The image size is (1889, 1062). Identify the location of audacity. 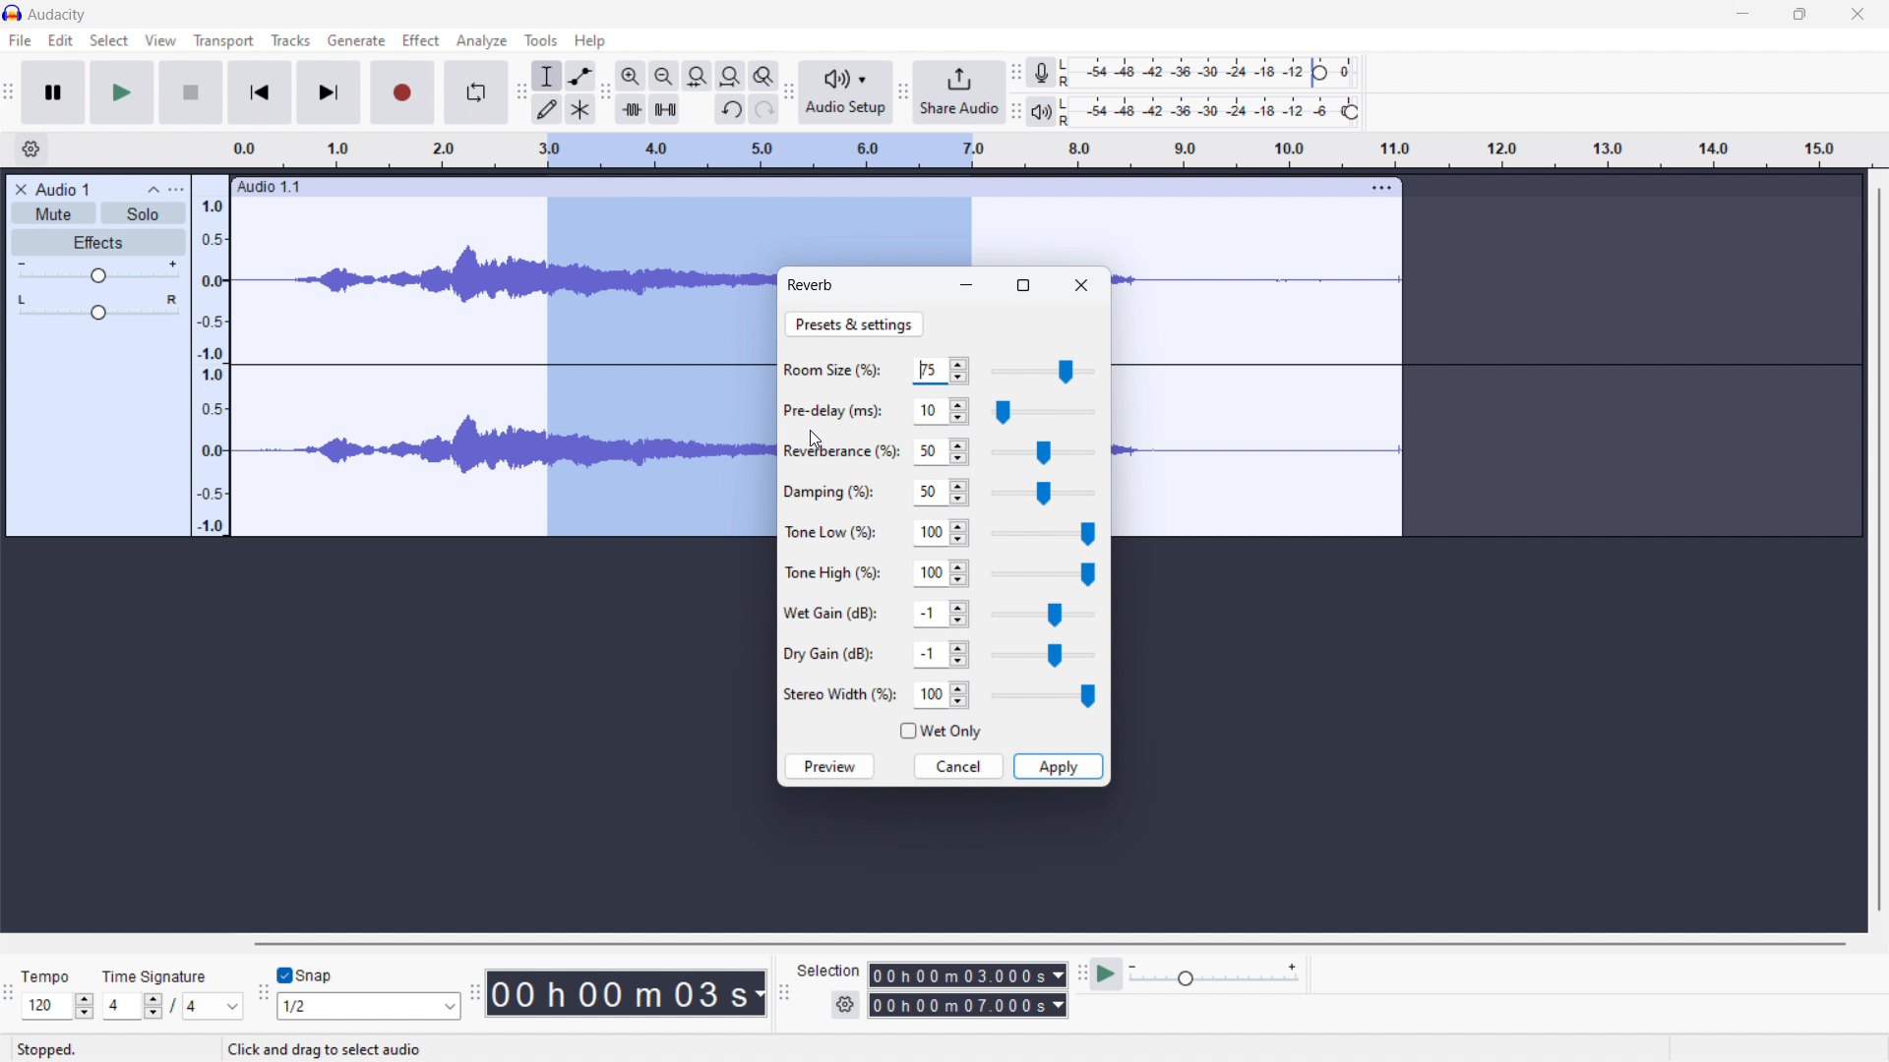
(59, 16).